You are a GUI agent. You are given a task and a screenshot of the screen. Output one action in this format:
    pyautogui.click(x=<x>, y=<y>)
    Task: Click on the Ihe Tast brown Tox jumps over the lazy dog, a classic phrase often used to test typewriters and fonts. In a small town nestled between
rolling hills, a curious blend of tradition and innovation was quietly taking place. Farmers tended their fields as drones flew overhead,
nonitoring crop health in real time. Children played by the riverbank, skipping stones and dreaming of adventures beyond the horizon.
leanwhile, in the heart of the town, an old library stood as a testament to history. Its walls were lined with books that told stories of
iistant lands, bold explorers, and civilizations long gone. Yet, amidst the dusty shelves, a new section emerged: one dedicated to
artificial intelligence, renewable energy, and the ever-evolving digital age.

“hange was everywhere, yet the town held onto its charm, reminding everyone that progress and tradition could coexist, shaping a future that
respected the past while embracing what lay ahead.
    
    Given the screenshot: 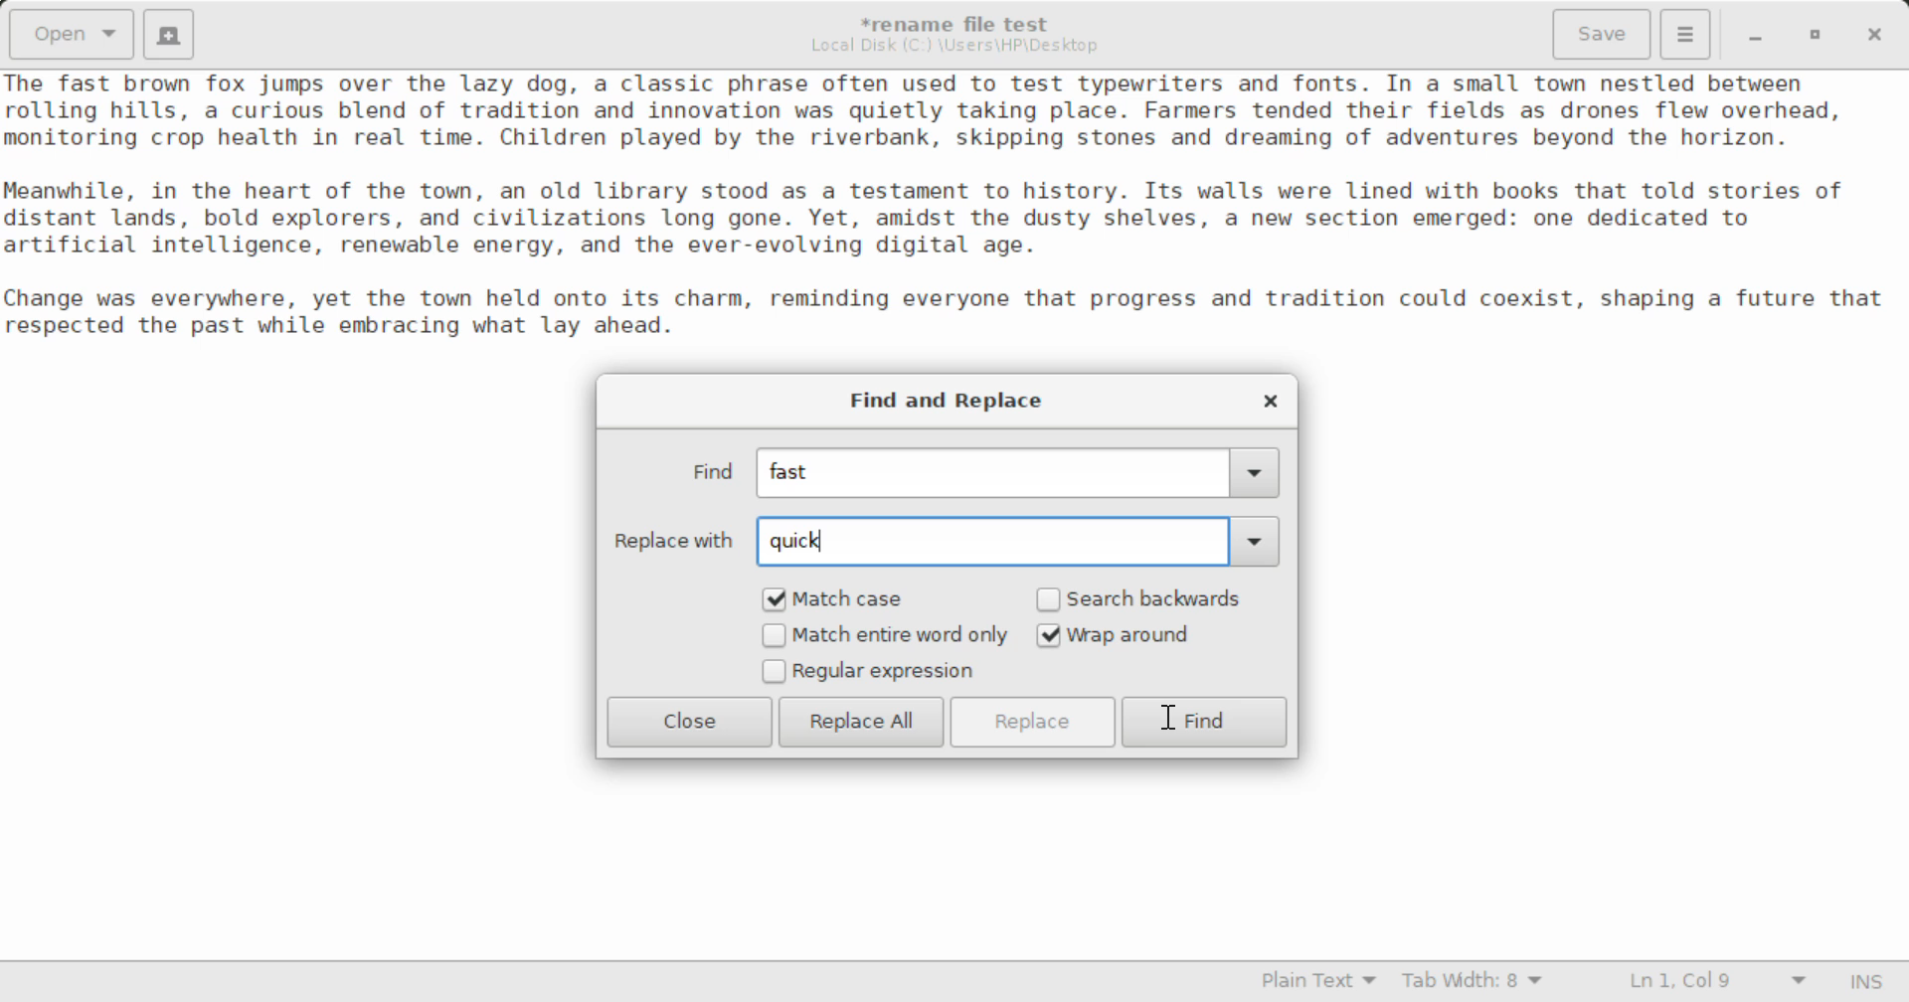 What is the action you would take?
    pyautogui.click(x=954, y=209)
    